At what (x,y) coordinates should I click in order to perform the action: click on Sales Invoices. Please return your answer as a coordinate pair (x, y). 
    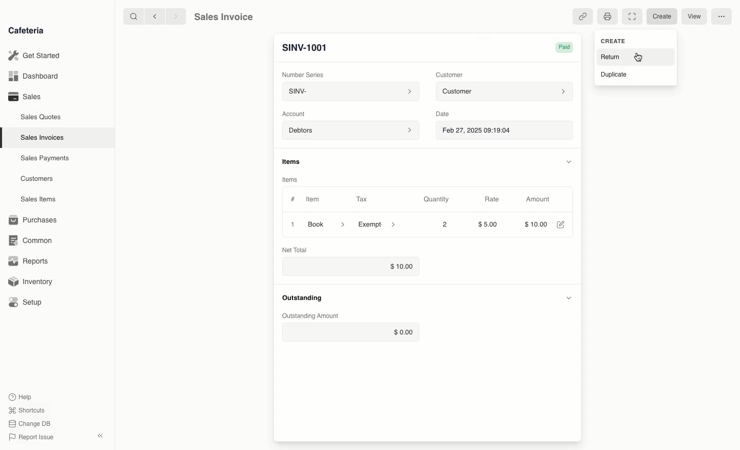
    Looking at the image, I should click on (42, 138).